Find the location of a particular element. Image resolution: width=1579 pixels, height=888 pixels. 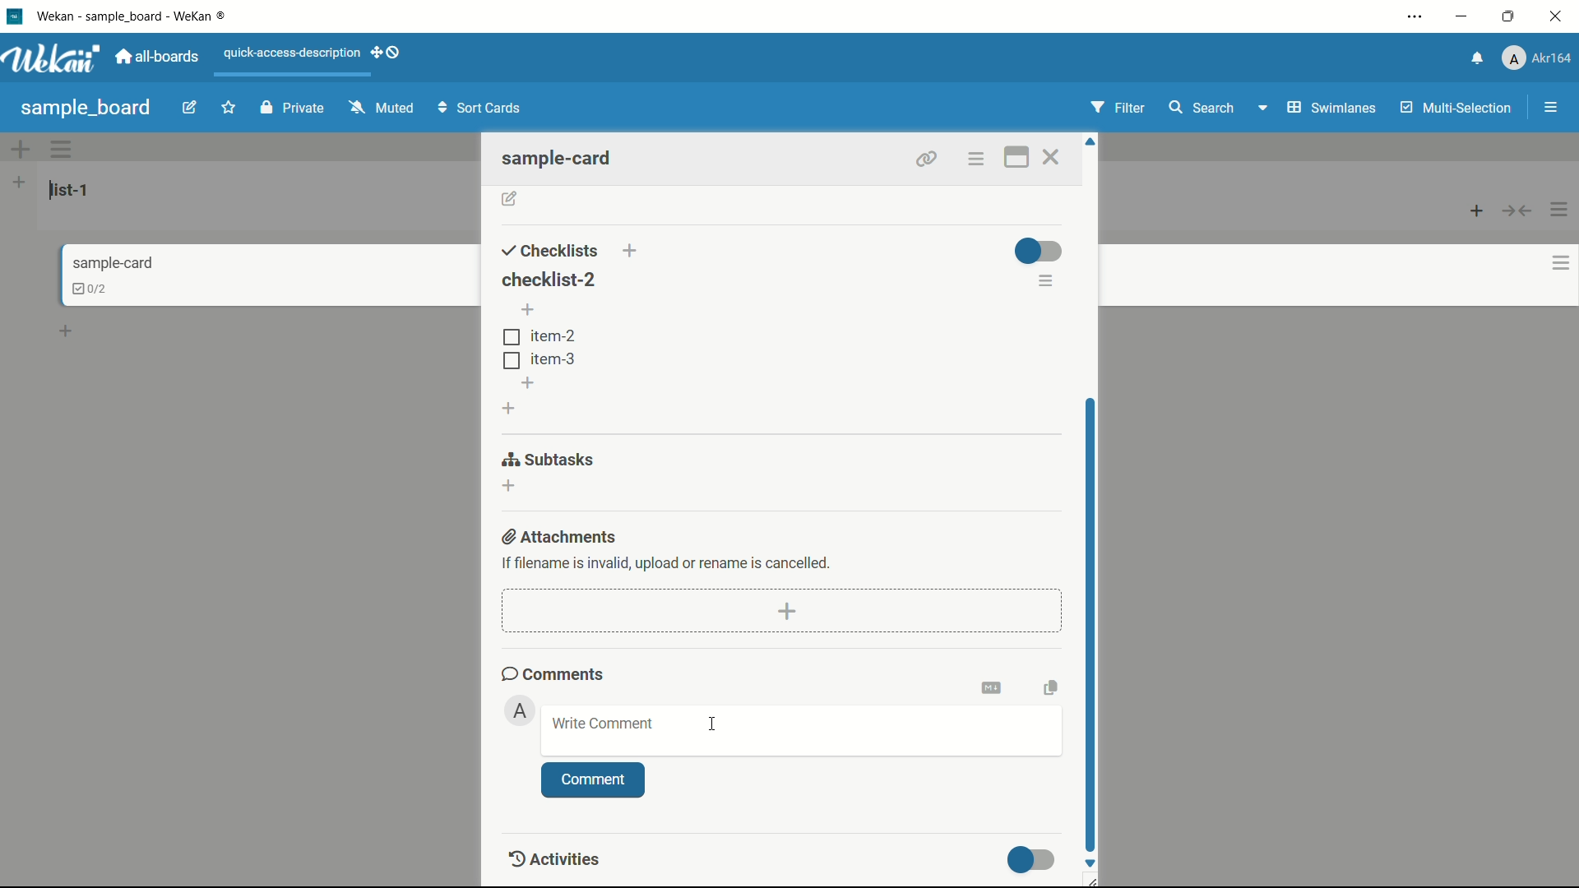

settings and more is located at coordinates (1415, 16).